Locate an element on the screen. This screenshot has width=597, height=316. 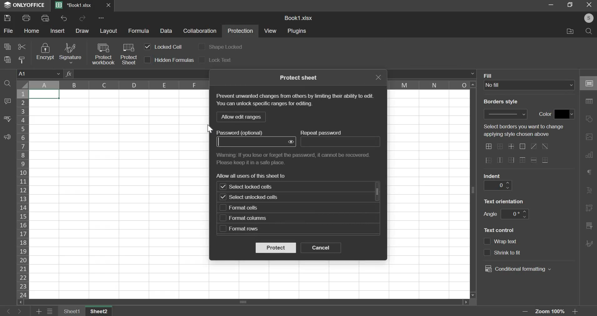
text control is located at coordinates (507, 242).